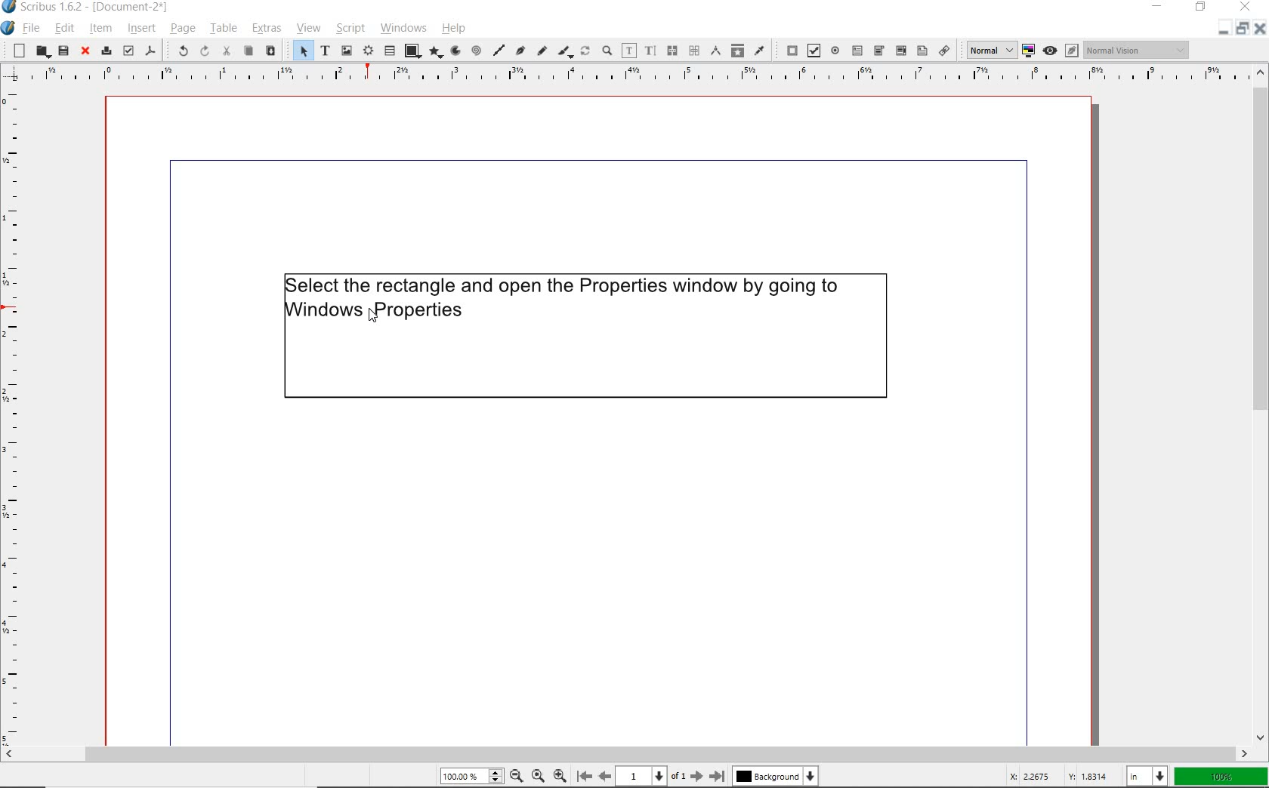 The height and width of the screenshot is (788, 1269). What do you see at coordinates (307, 30) in the screenshot?
I see `view` at bounding box center [307, 30].